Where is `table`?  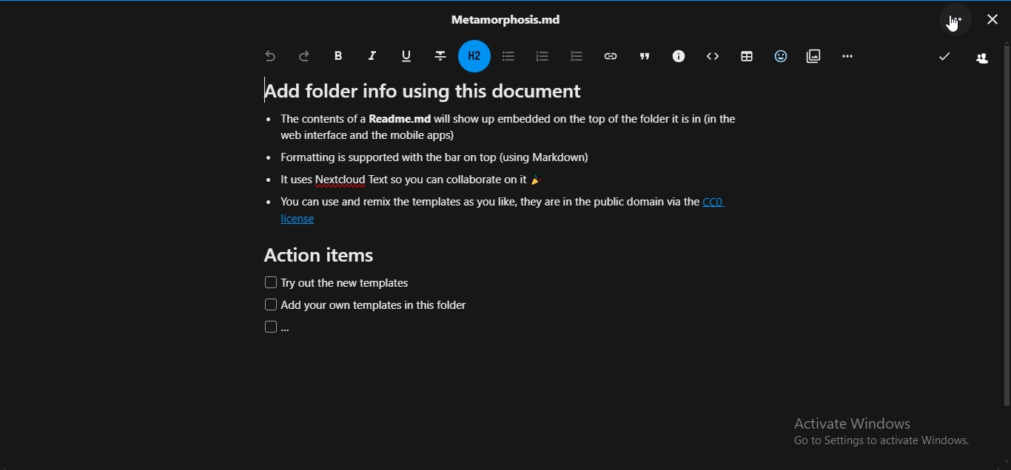
table is located at coordinates (744, 56).